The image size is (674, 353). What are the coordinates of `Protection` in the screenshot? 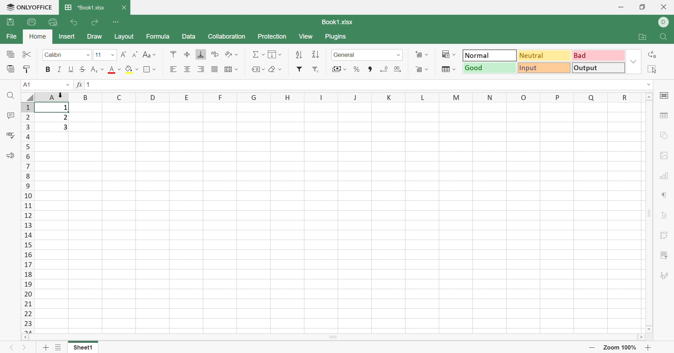 It's located at (272, 37).